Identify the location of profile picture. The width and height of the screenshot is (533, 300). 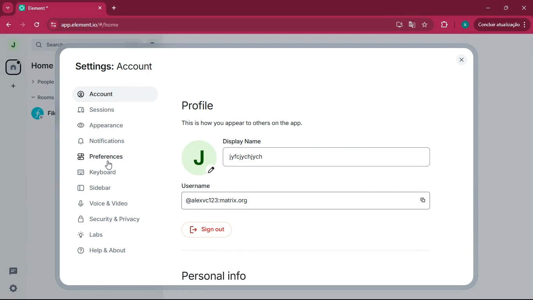
(14, 45).